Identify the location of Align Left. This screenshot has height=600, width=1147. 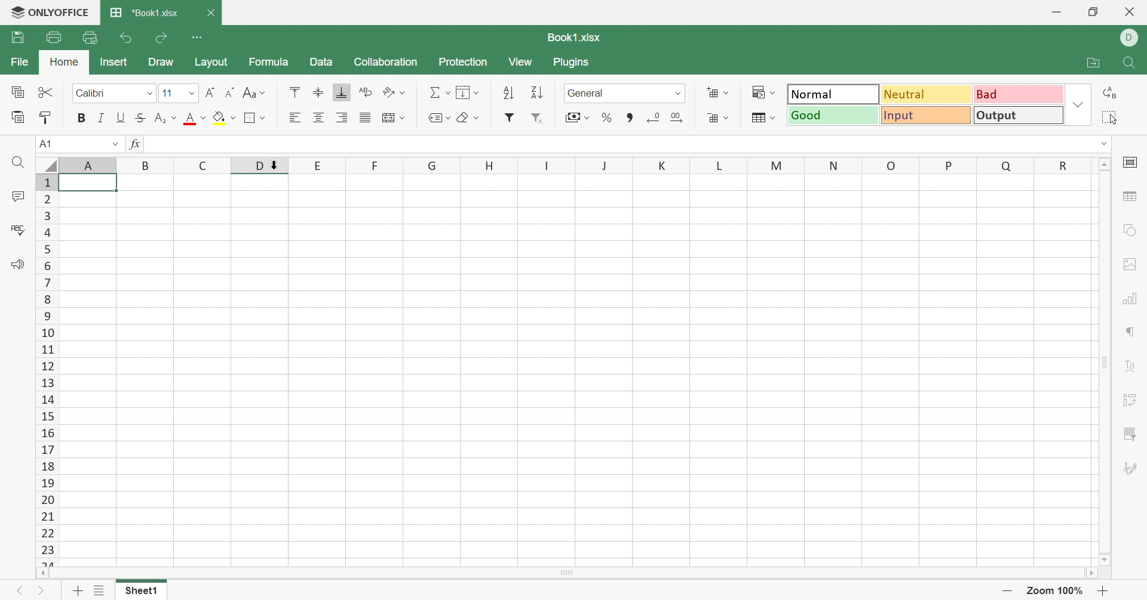
(294, 117).